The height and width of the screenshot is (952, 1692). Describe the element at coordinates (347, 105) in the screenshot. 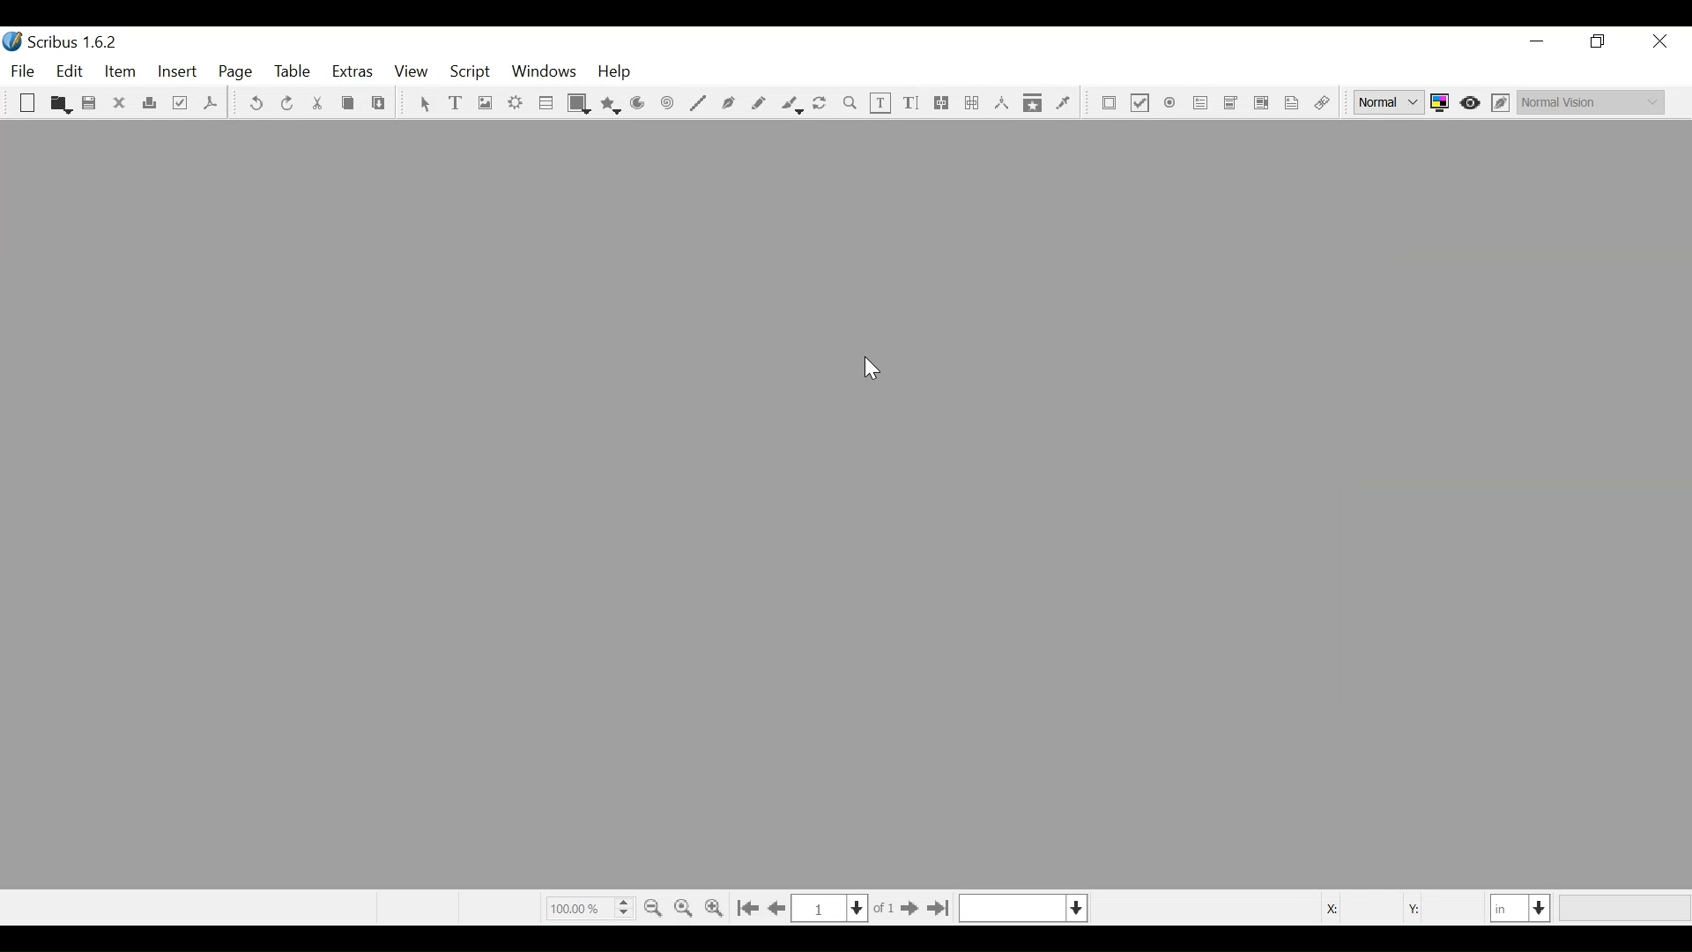

I see `Cop` at that location.